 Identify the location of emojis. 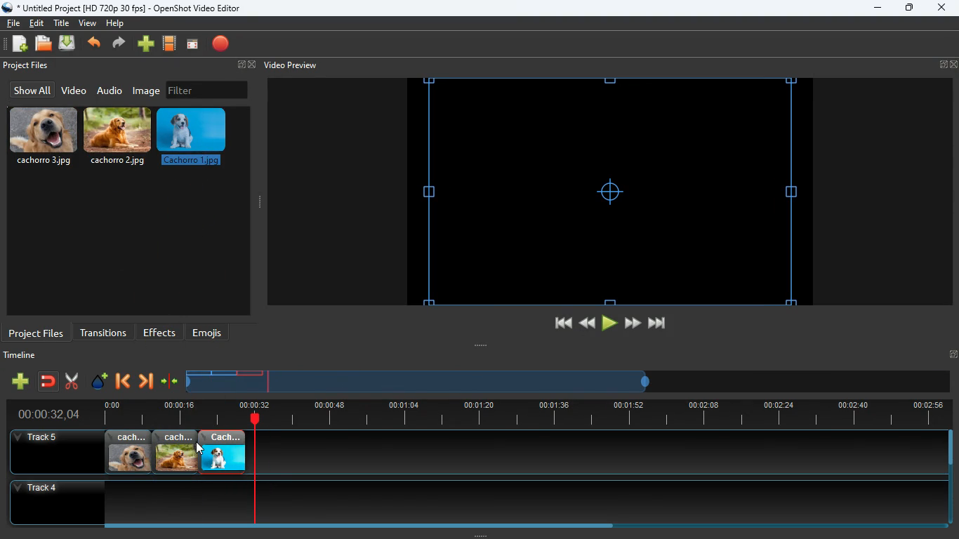
(211, 333).